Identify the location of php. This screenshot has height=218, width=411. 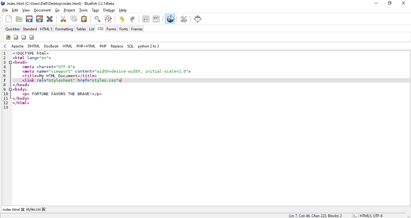
(103, 46).